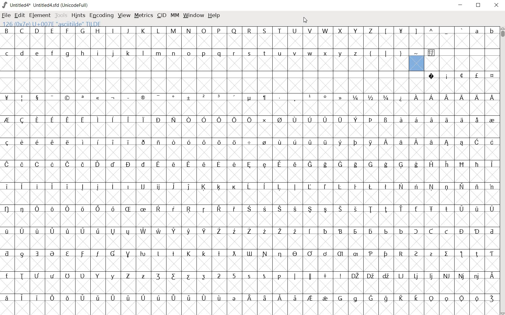  What do you see at coordinates (143, 15) in the screenshot?
I see `METRICS` at bounding box center [143, 15].